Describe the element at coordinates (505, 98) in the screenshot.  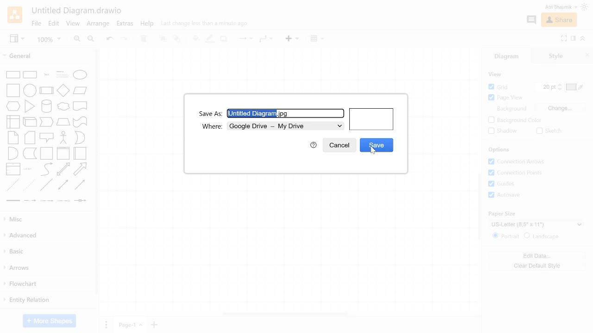
I see `Page view` at that location.